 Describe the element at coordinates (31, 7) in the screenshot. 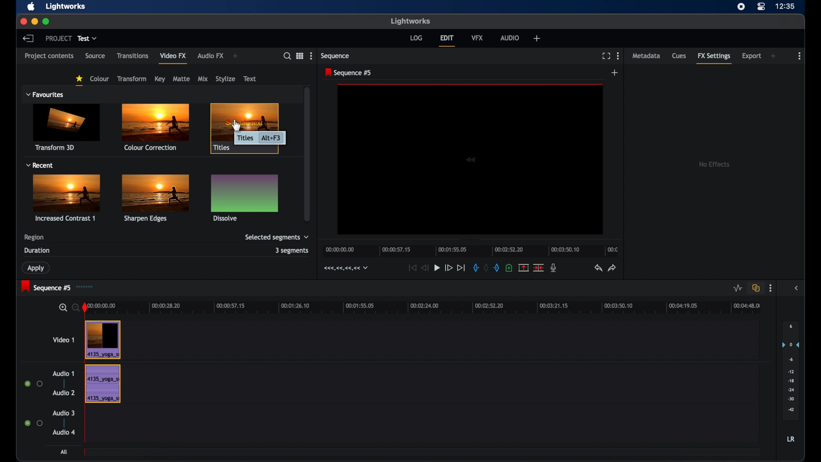

I see `apple icon` at that location.